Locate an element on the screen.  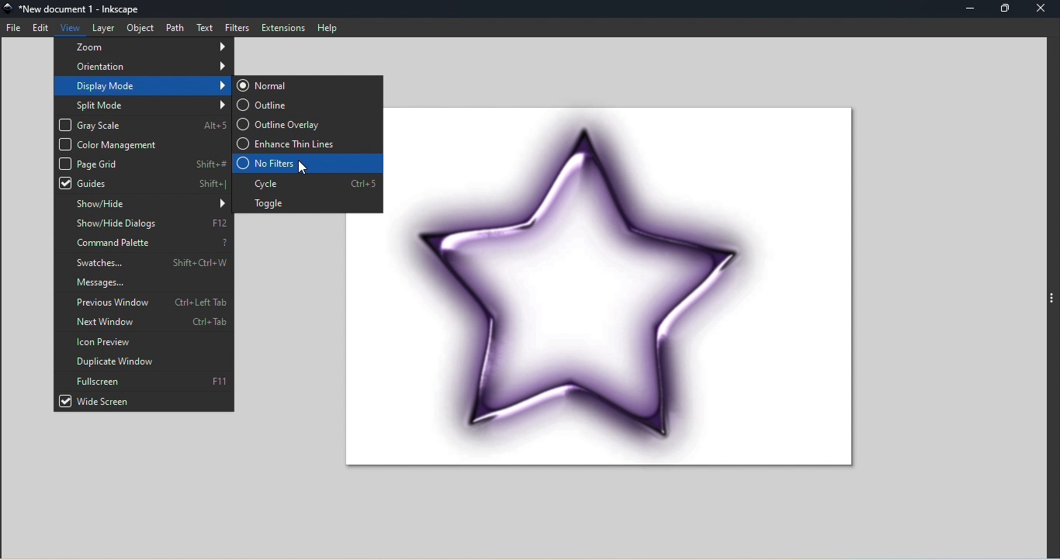
Minimize is located at coordinates (972, 9).